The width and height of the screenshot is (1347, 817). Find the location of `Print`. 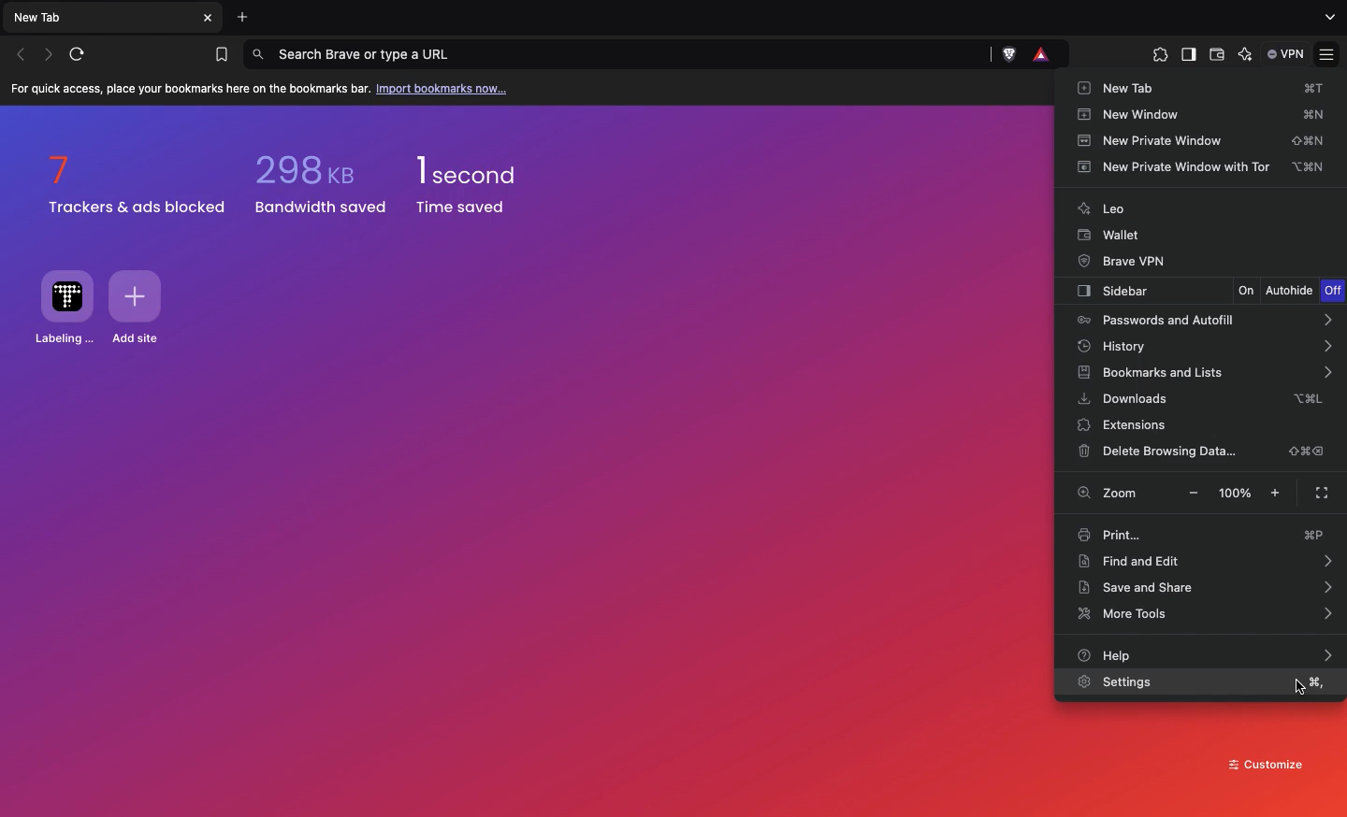

Print is located at coordinates (1198, 535).